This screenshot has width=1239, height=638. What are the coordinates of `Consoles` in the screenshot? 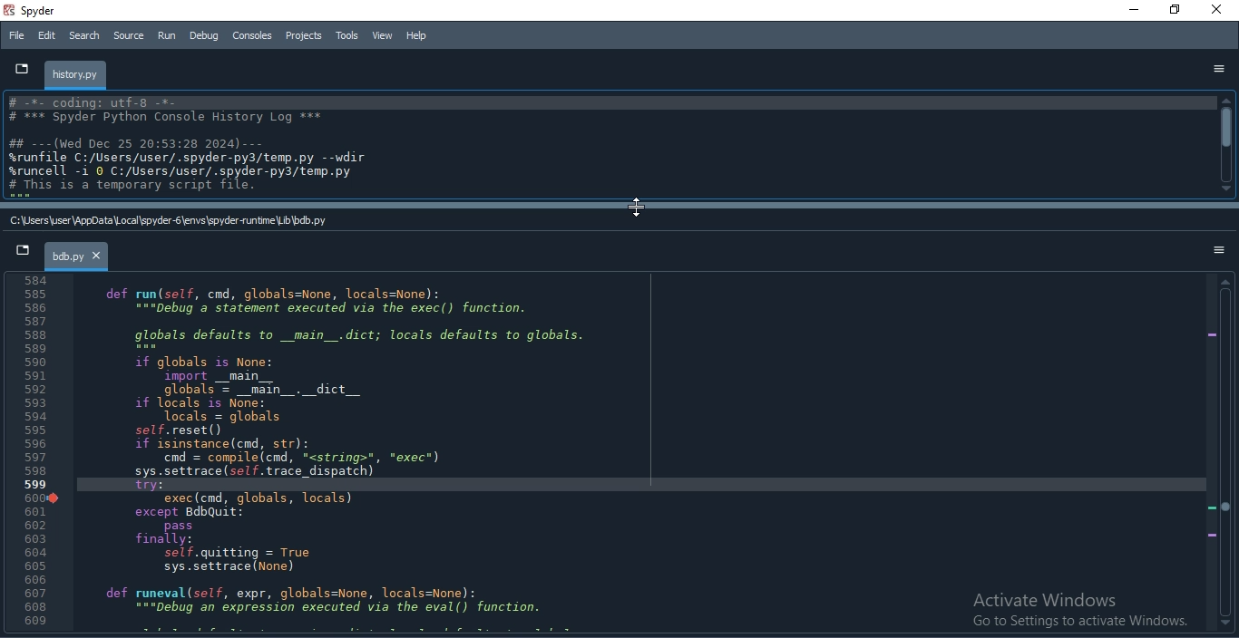 It's located at (253, 34).